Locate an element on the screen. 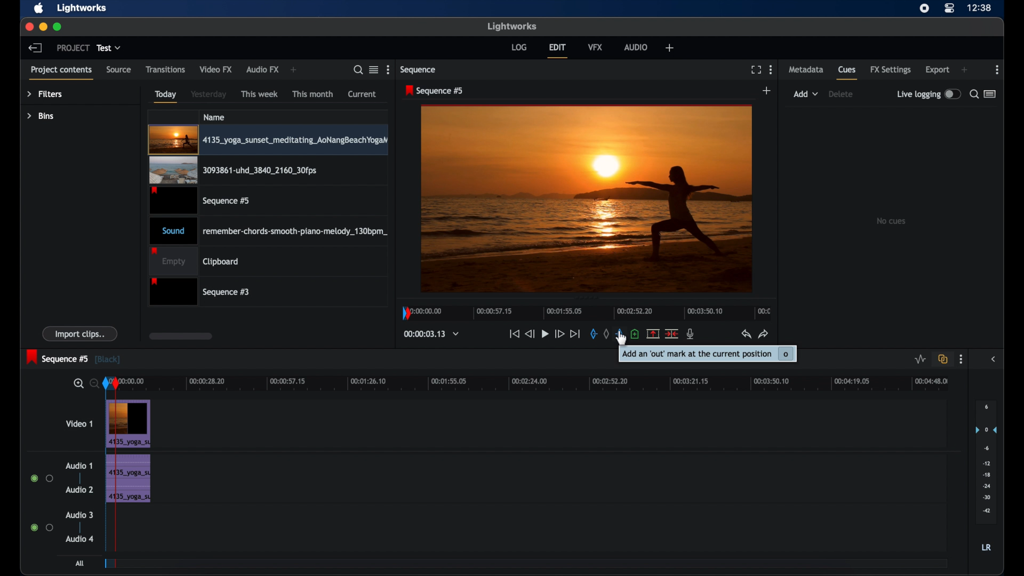 This screenshot has height=576, width=1024. time is located at coordinates (980, 8).